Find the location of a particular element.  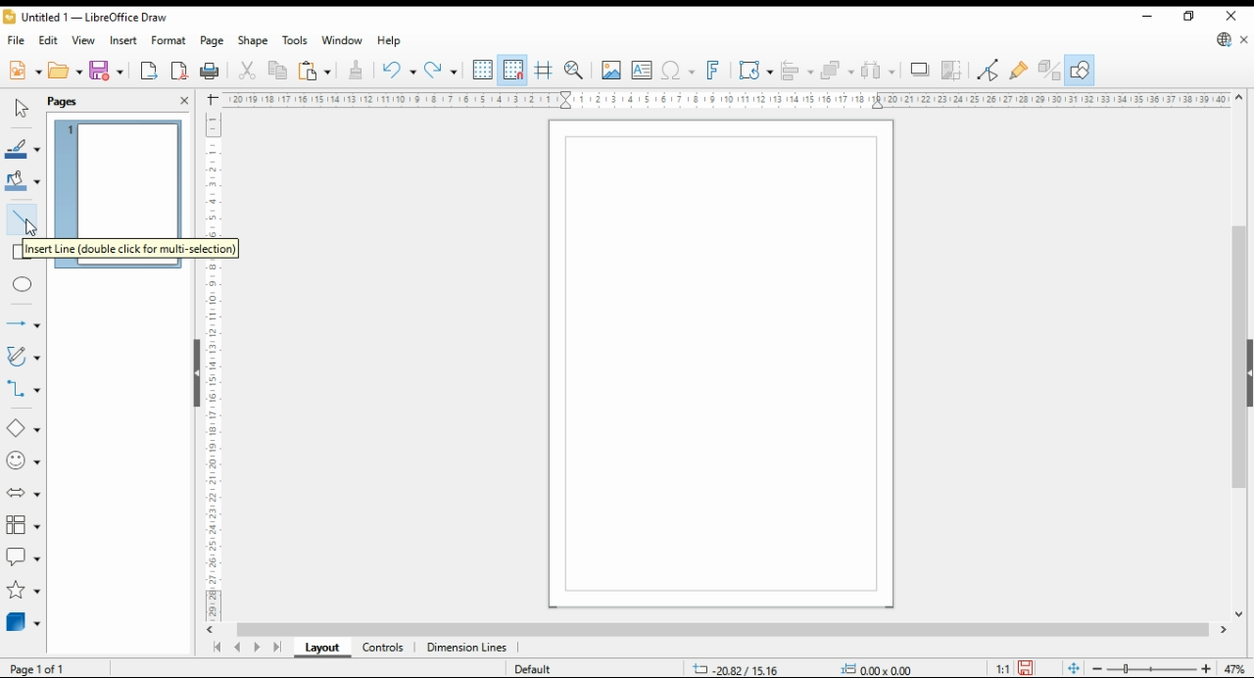

insert text box is located at coordinates (642, 71).